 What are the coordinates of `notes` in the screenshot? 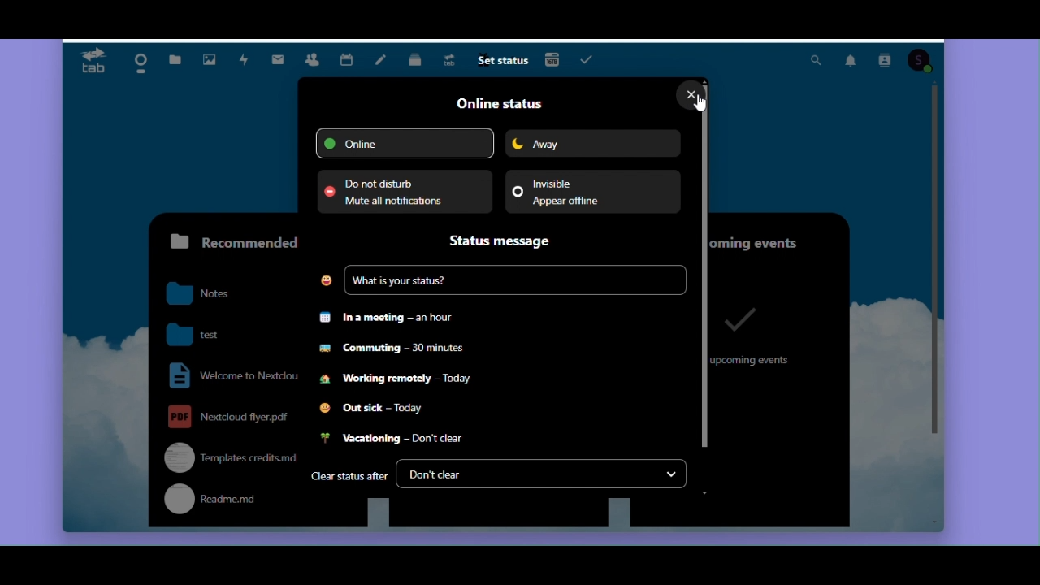 It's located at (210, 294).